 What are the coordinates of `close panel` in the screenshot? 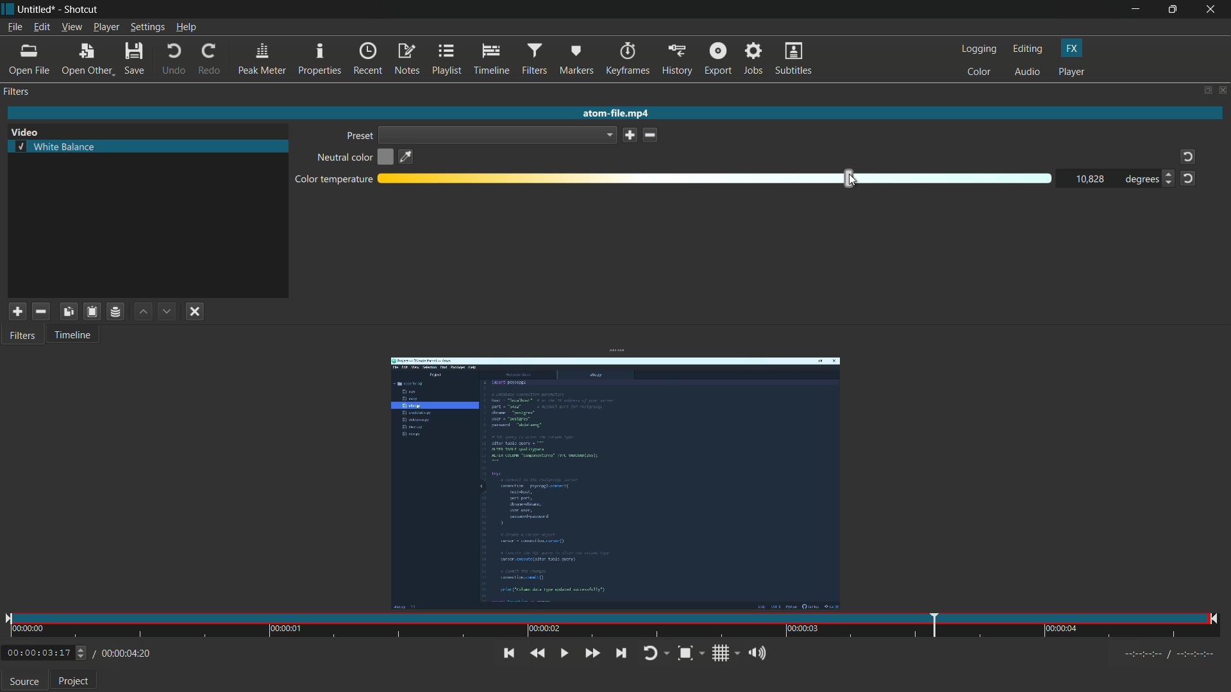 It's located at (1223, 90).